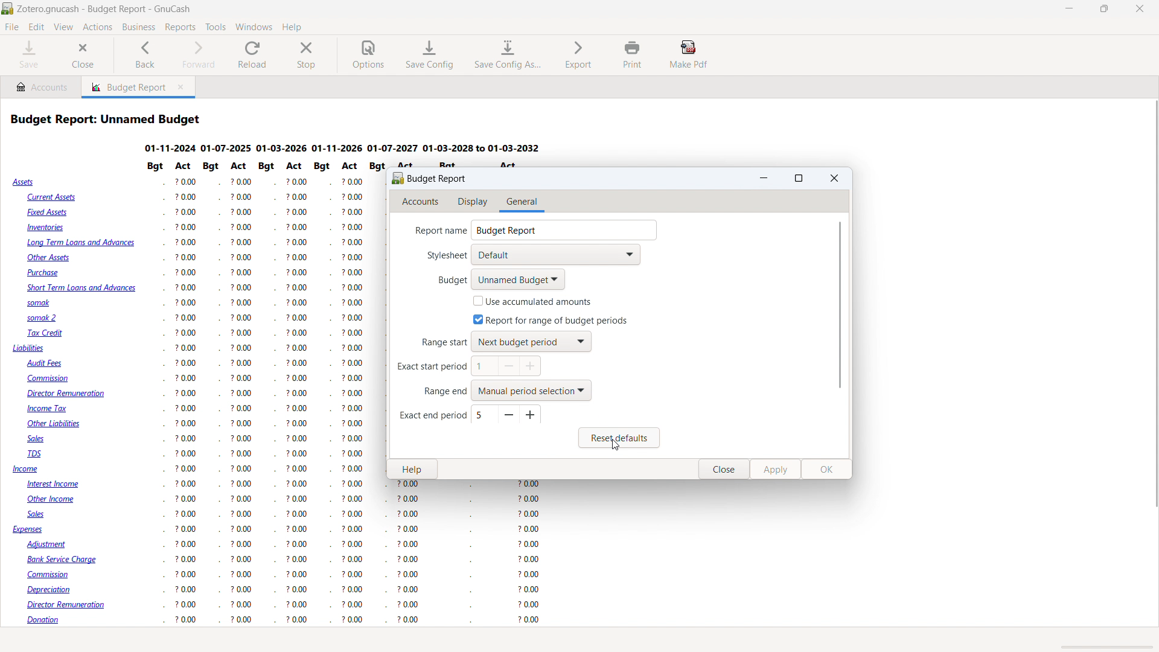  What do you see at coordinates (12, 27) in the screenshot?
I see `file` at bounding box center [12, 27].